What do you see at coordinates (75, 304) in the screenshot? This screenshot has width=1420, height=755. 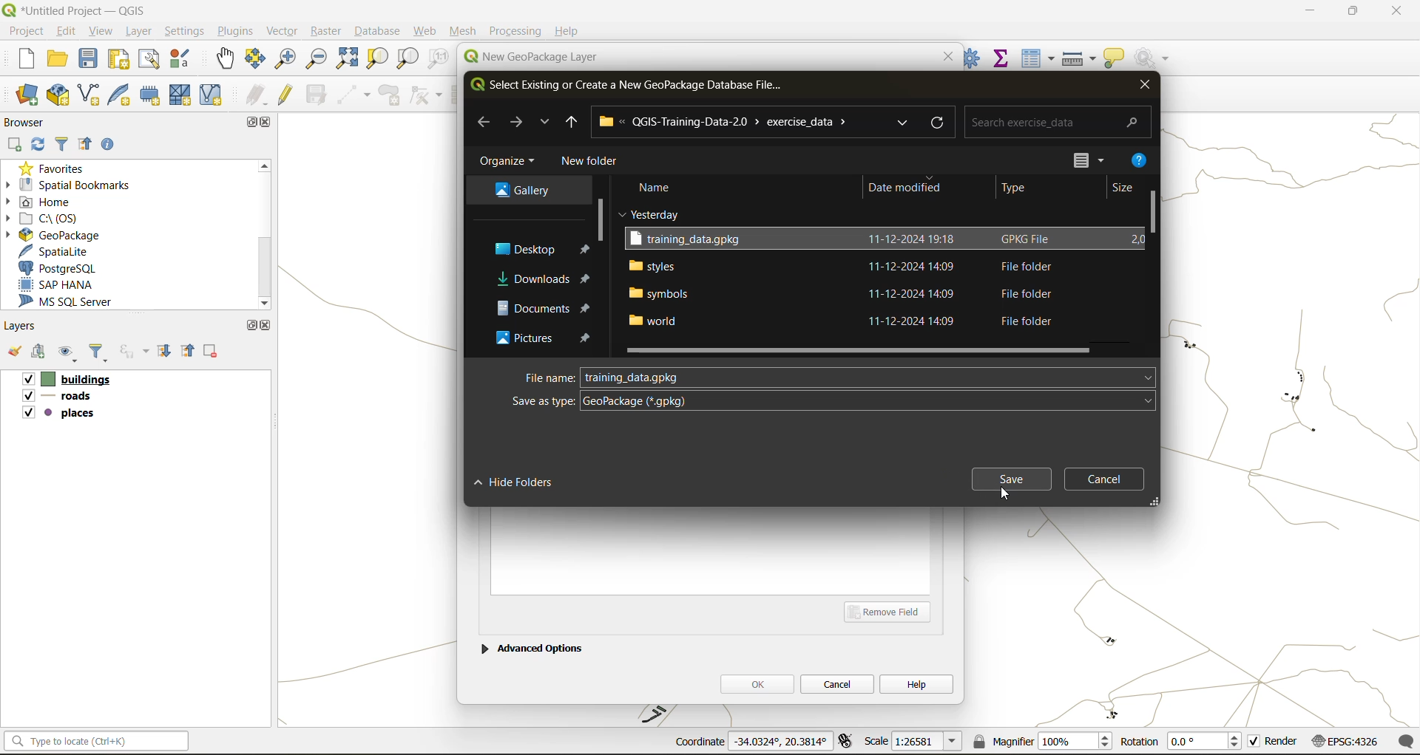 I see `ms sql server` at bounding box center [75, 304].